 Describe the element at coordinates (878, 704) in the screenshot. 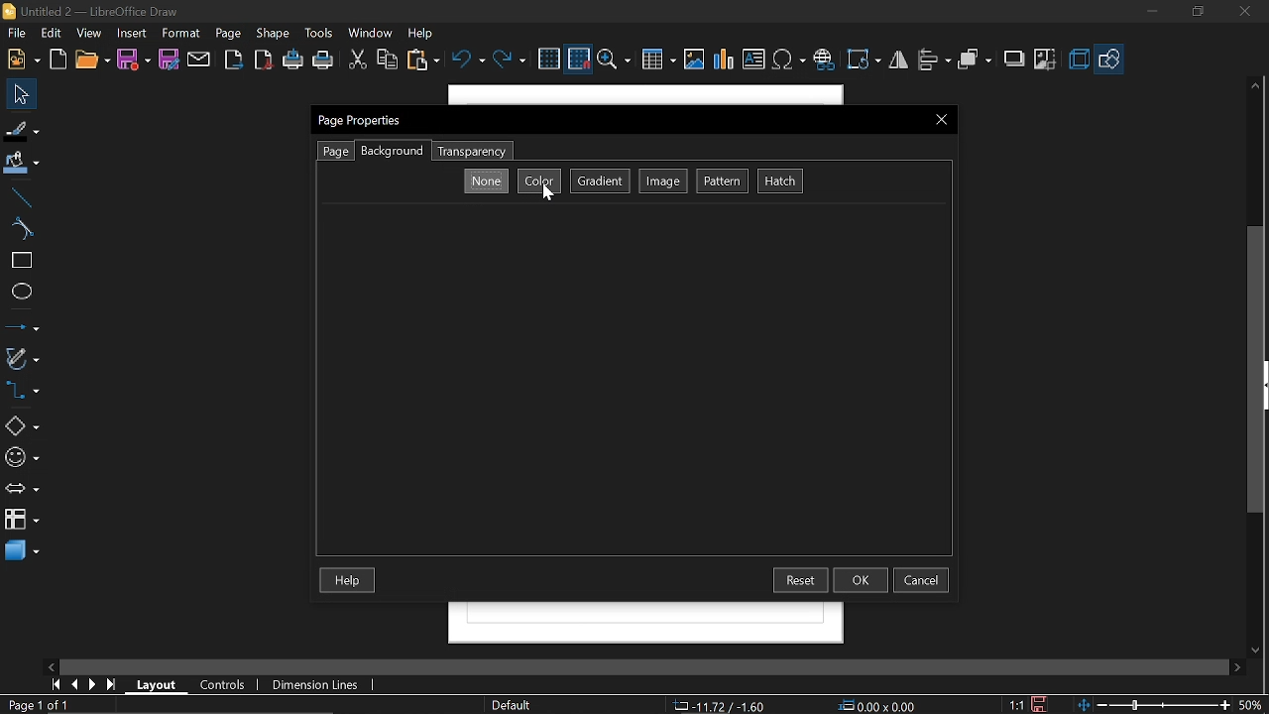

I see `Position` at that location.